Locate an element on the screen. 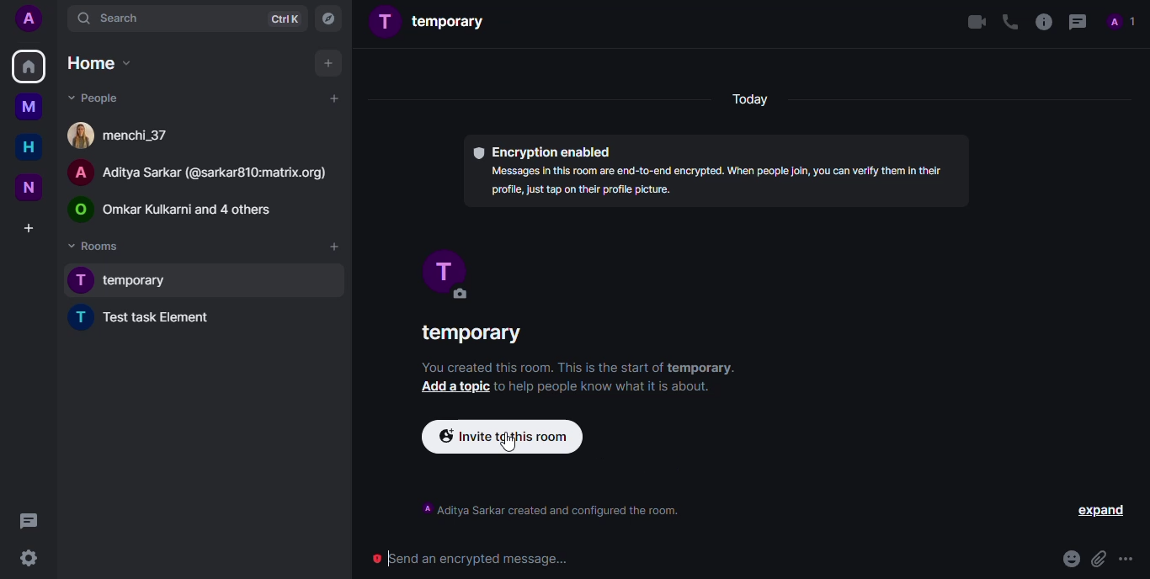 The width and height of the screenshot is (1150, 579). expand is located at coordinates (1099, 511).